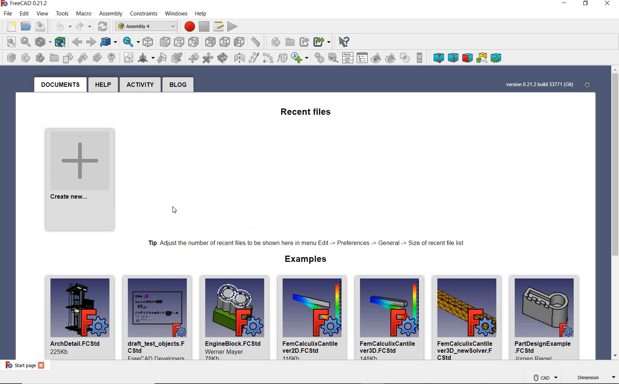 Image resolution: width=619 pixels, height=384 pixels. Describe the element at coordinates (194, 42) in the screenshot. I see `right` at that location.